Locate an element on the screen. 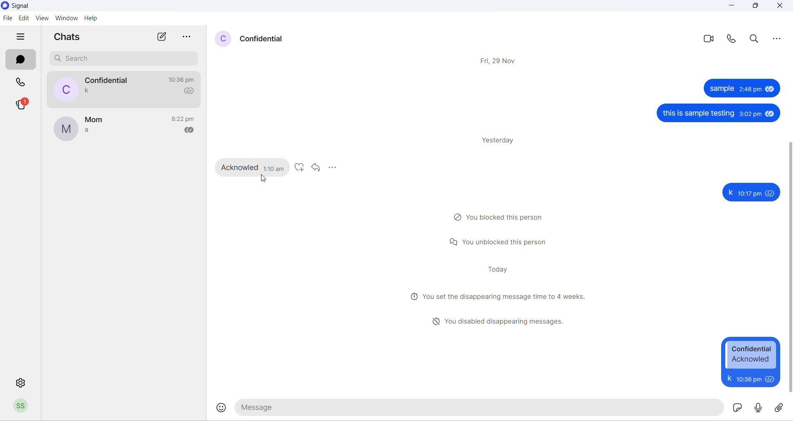  2: 46 pm is located at coordinates (751, 89).